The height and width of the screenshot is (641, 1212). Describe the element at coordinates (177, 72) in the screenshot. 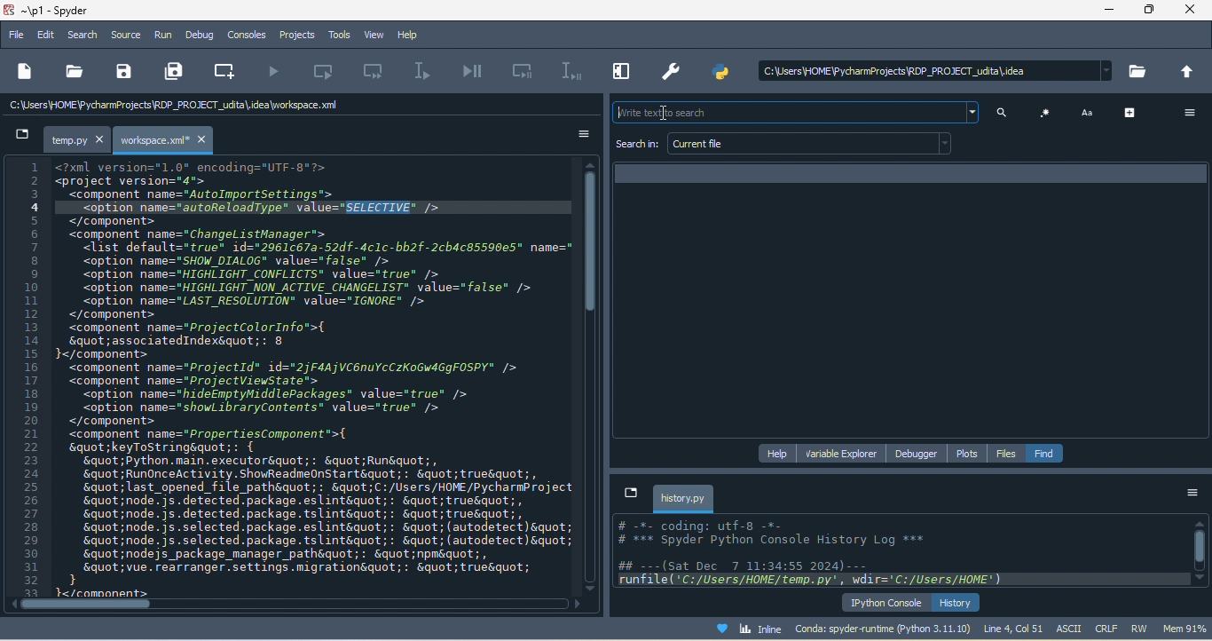

I see `save all` at that location.